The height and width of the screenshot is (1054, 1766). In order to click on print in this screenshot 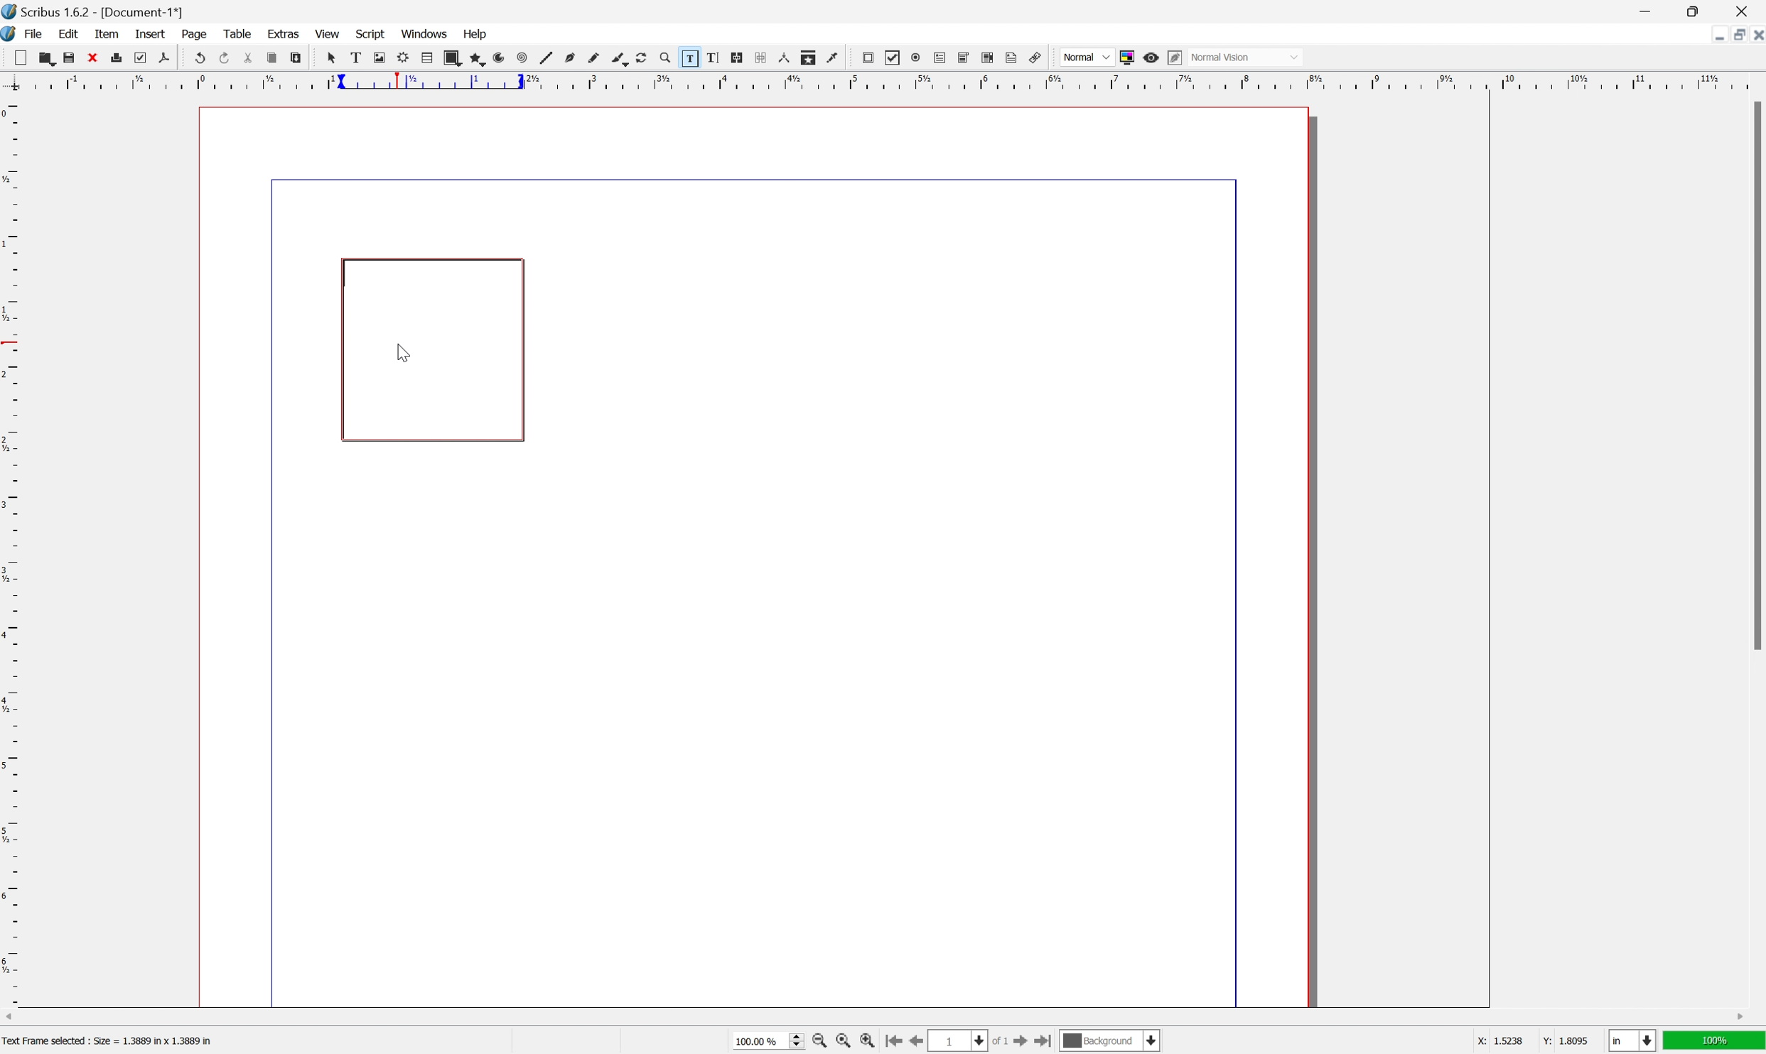, I will do `click(117, 56)`.